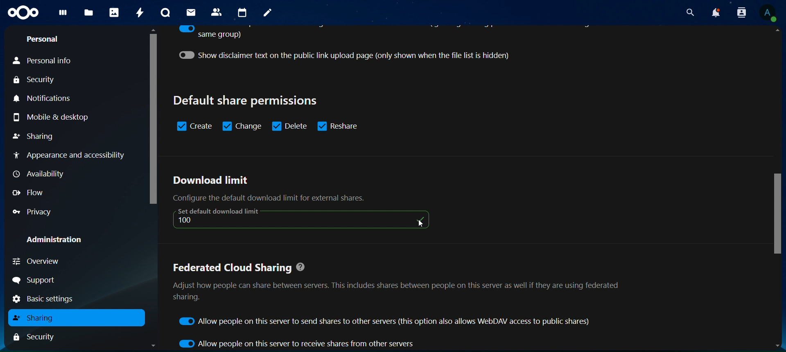 The height and width of the screenshot is (352, 786). Describe the element at coordinates (43, 61) in the screenshot. I see `personal info` at that location.